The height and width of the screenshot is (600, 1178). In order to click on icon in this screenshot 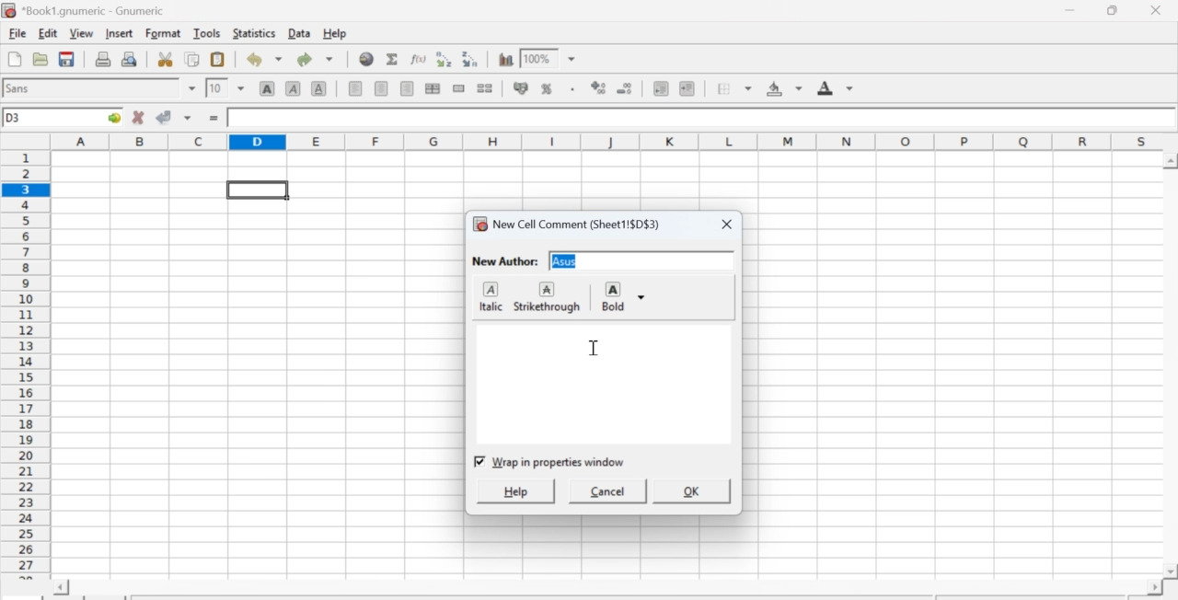, I will do `click(9, 10)`.